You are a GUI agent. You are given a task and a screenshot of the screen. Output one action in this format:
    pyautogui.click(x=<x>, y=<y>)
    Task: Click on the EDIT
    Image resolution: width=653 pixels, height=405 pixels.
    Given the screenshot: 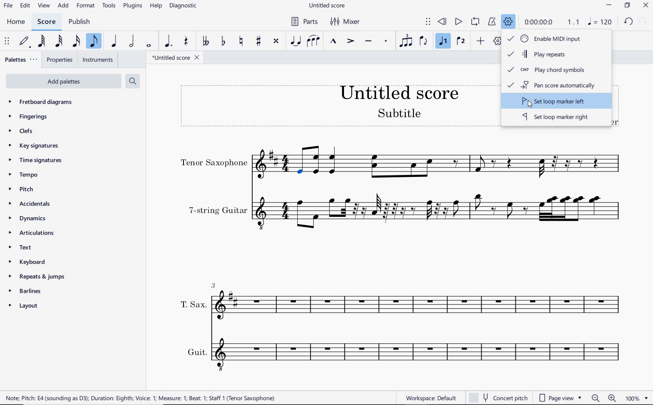 What is the action you would take?
    pyautogui.click(x=25, y=6)
    